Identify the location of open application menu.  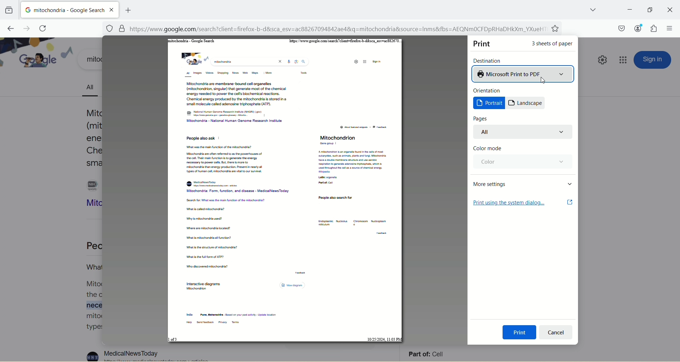
(669, 29).